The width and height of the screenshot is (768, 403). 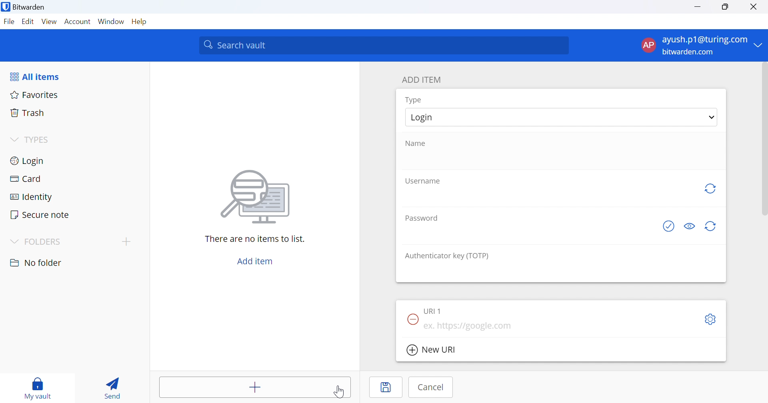 What do you see at coordinates (9, 22) in the screenshot?
I see `File` at bounding box center [9, 22].